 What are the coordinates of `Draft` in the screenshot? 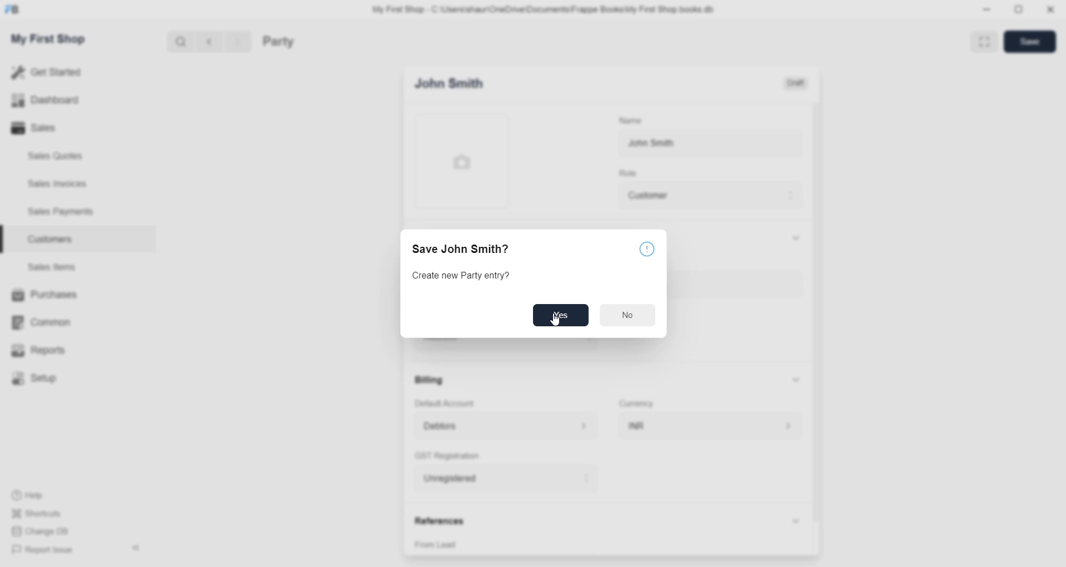 It's located at (799, 84).